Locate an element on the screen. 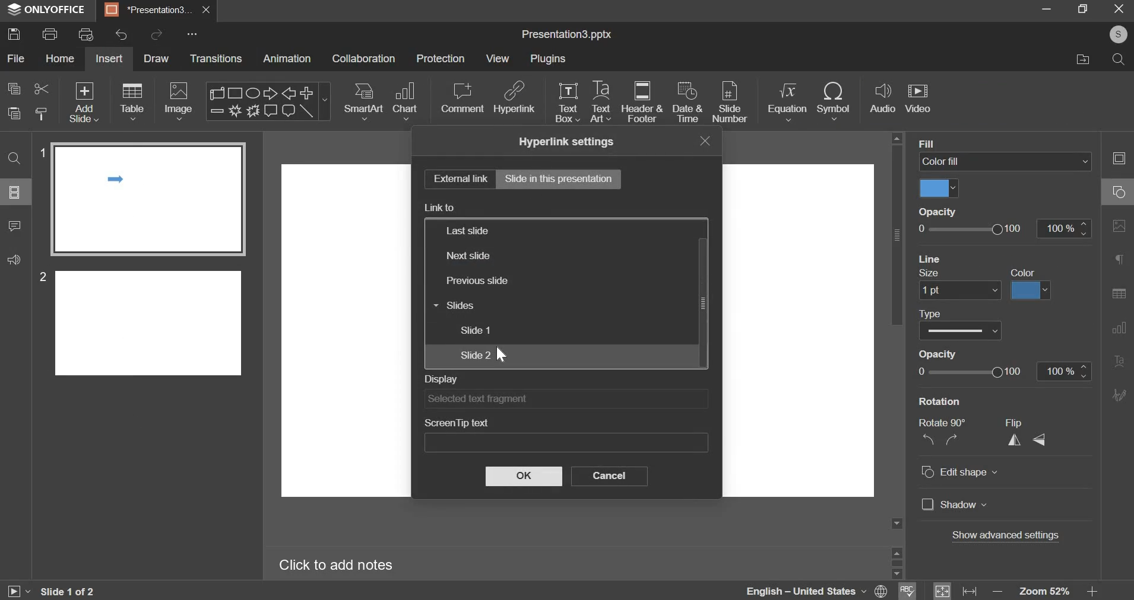 This screenshot has height=600, width=1134. Chart settings is located at coordinates (1119, 328).